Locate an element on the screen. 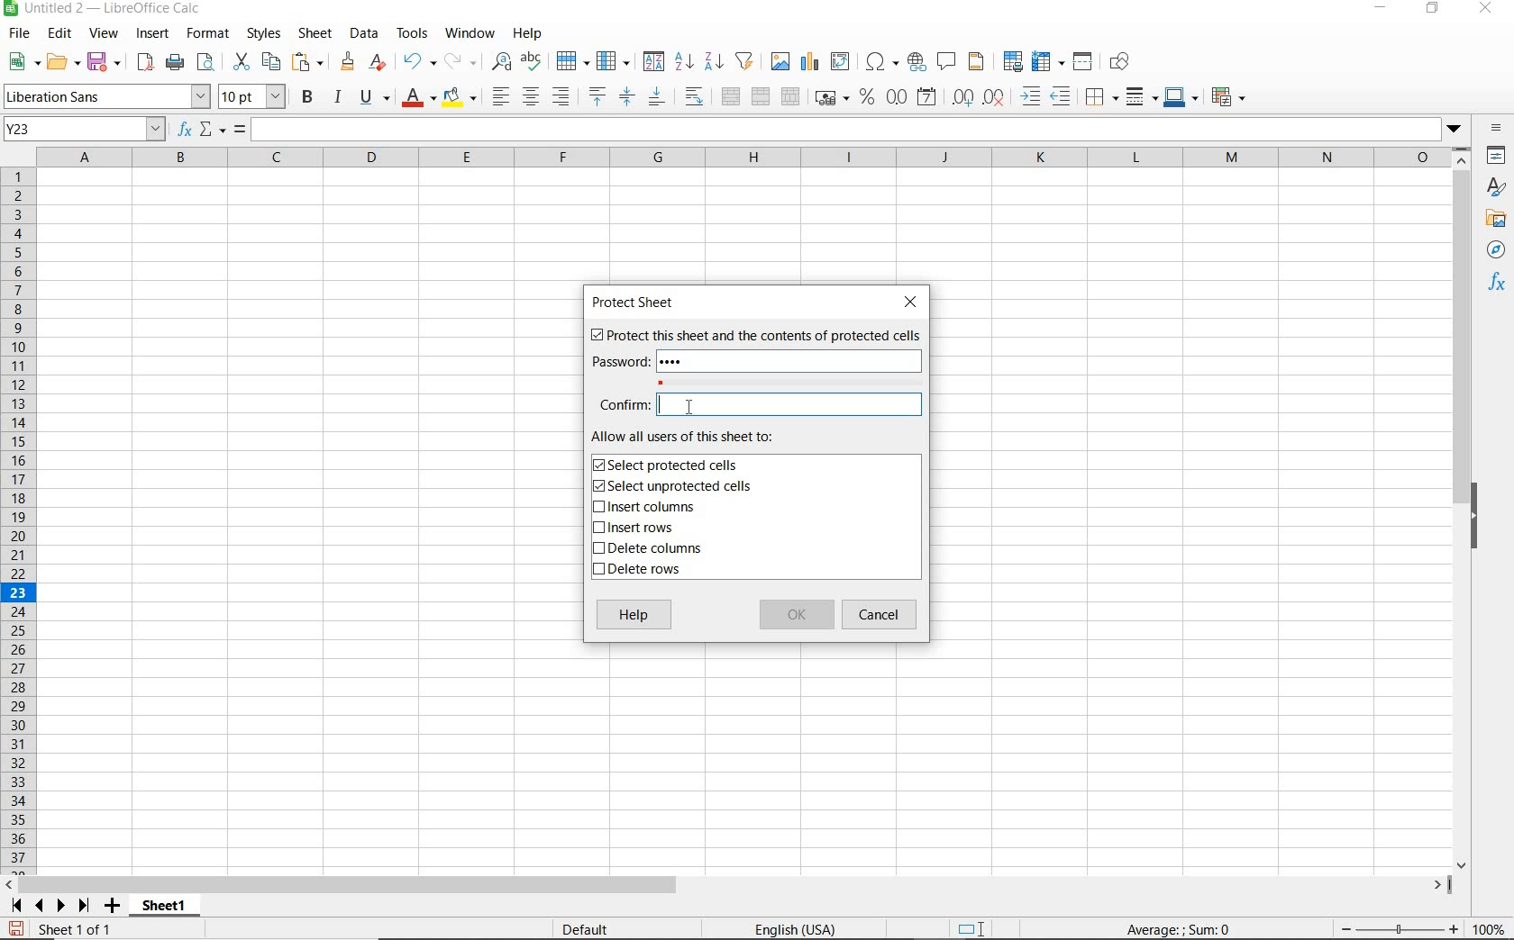 This screenshot has width=1514, height=940. HELP is located at coordinates (634, 617).